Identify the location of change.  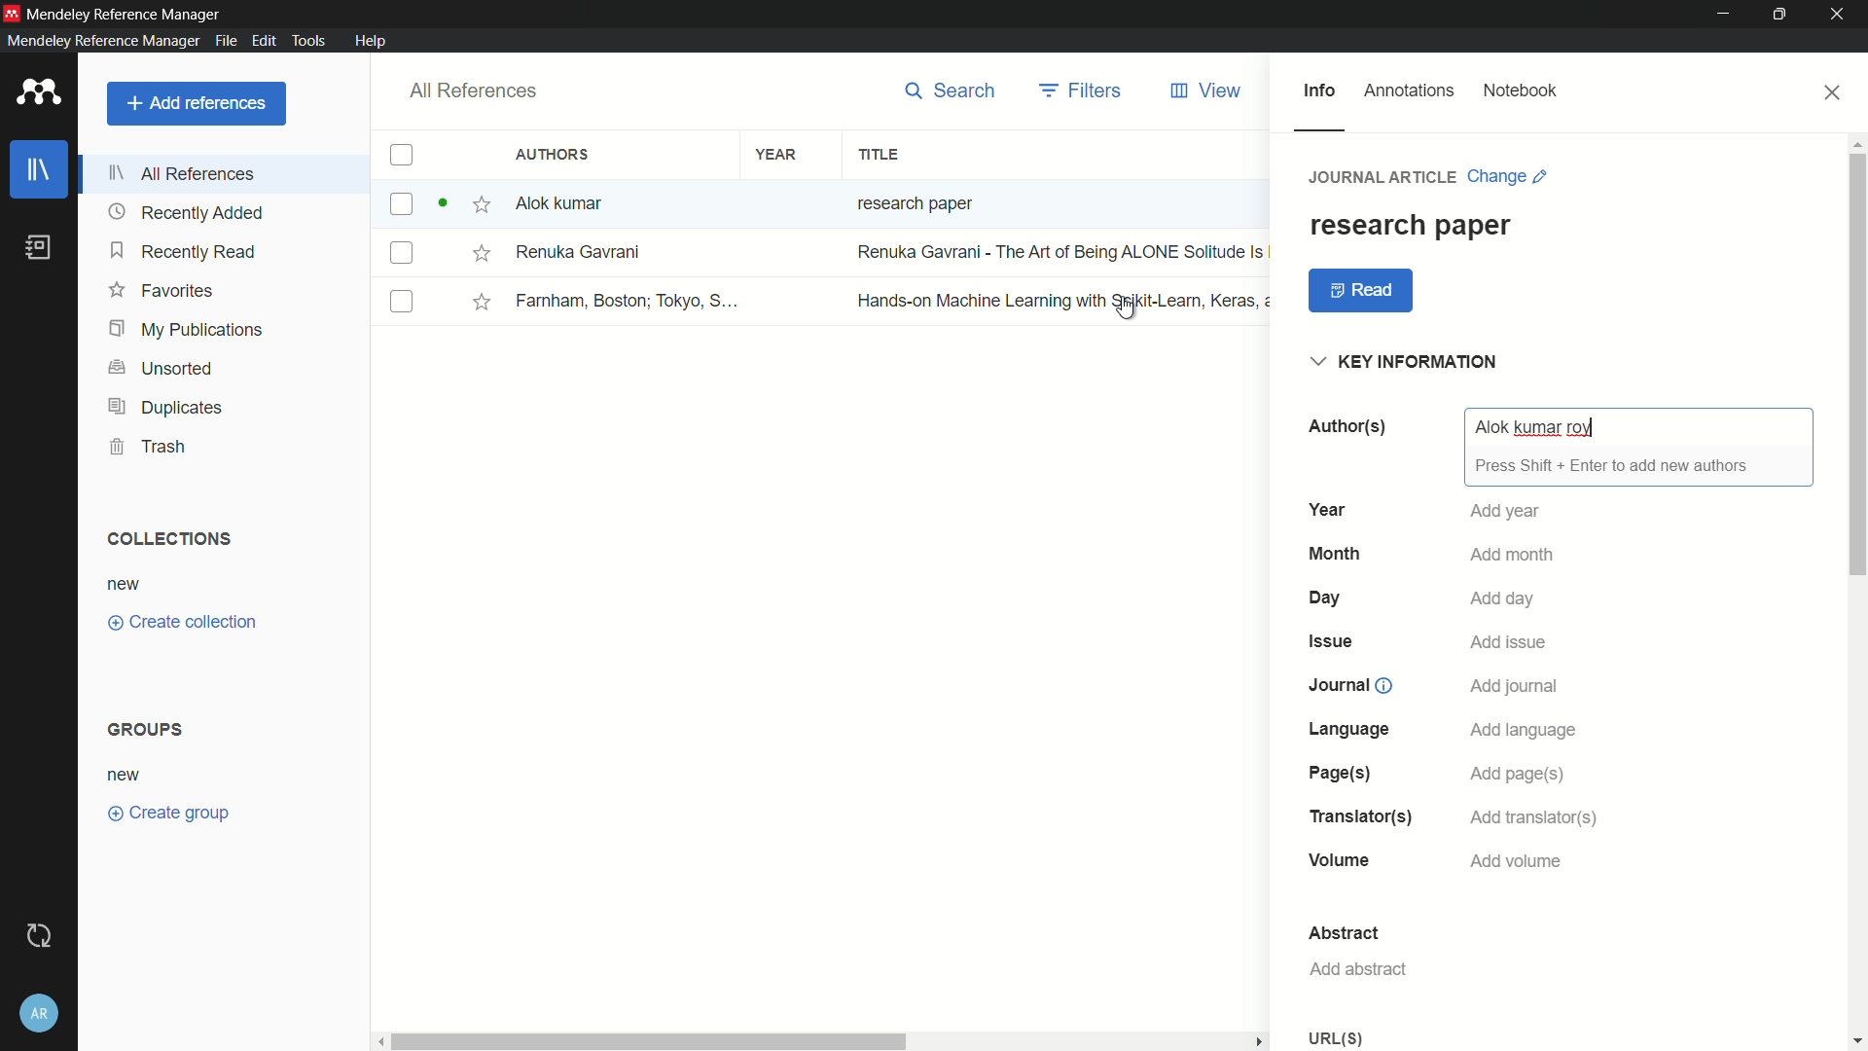
(1508, 176).